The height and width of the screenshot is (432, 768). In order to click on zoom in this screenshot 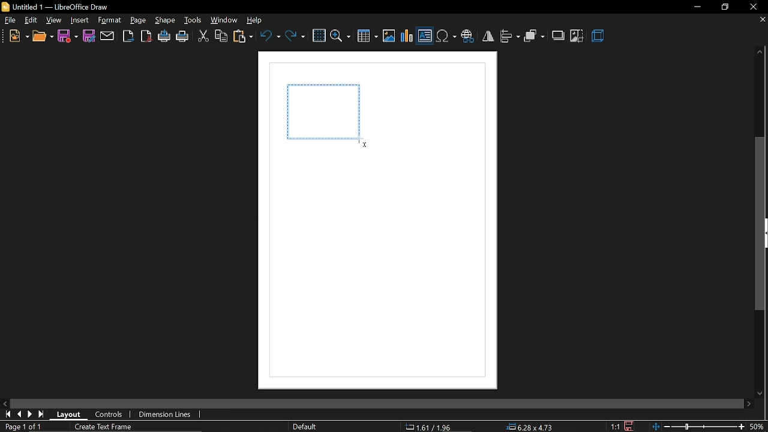, I will do `click(341, 35)`.